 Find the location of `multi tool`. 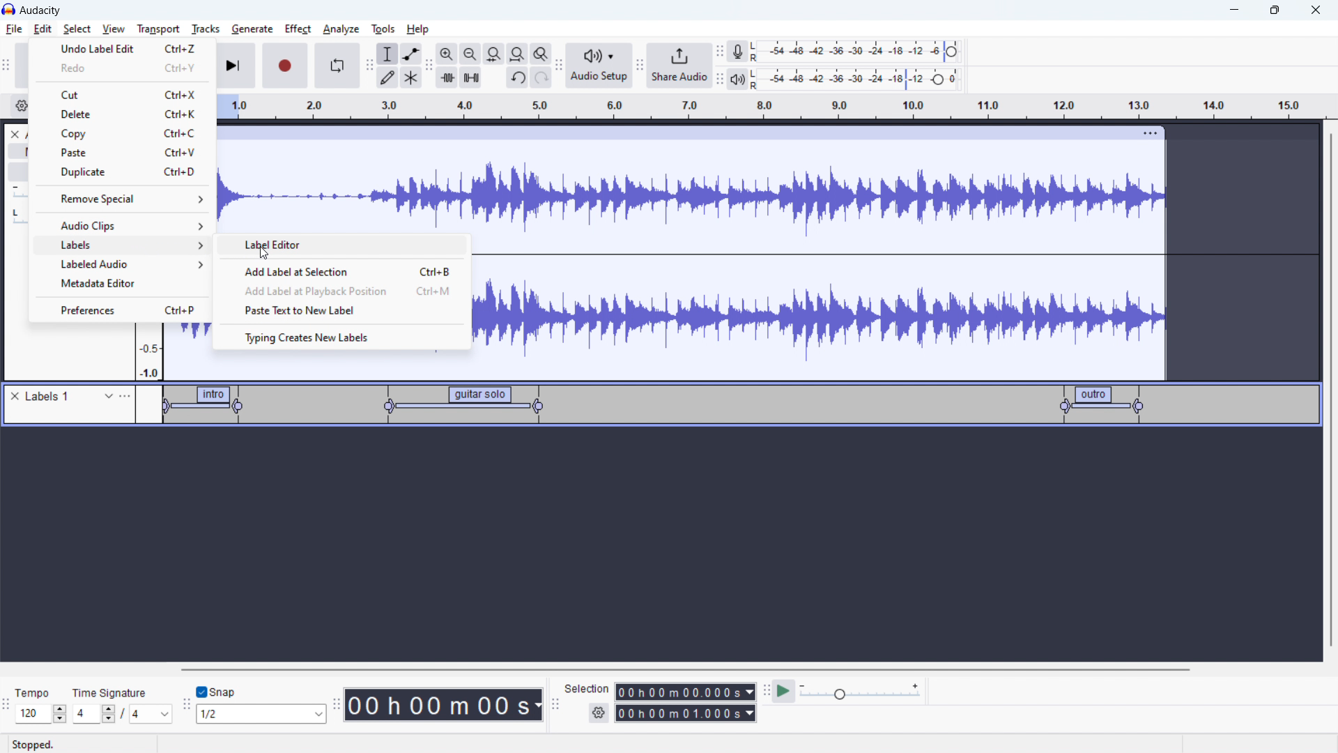

multi tool is located at coordinates (412, 77).